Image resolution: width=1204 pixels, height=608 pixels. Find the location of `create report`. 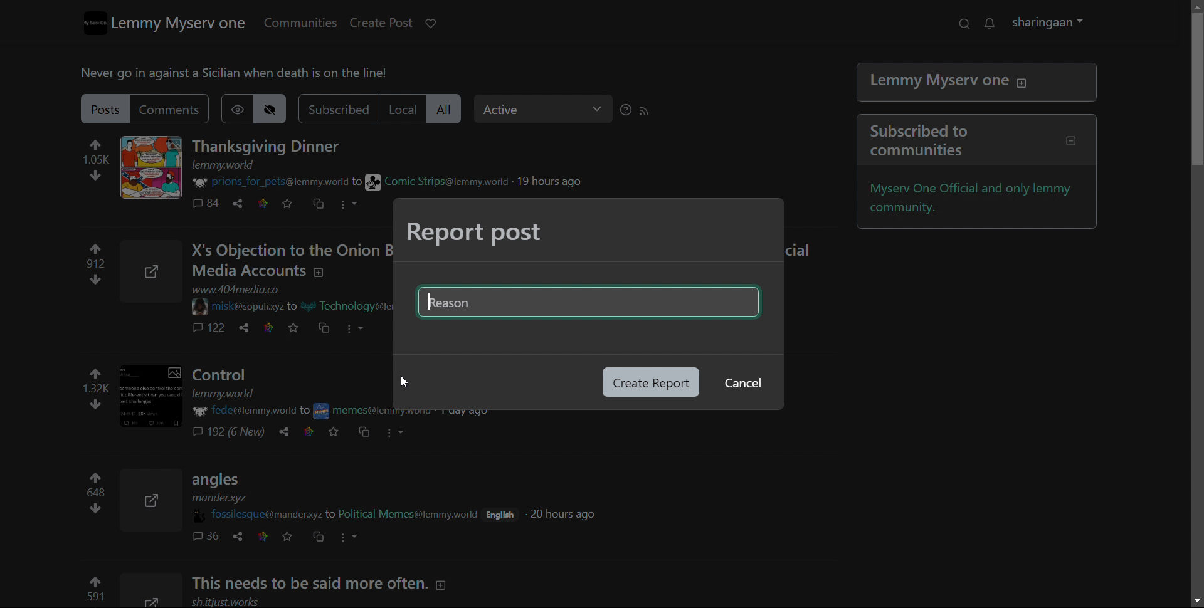

create report is located at coordinates (650, 382).